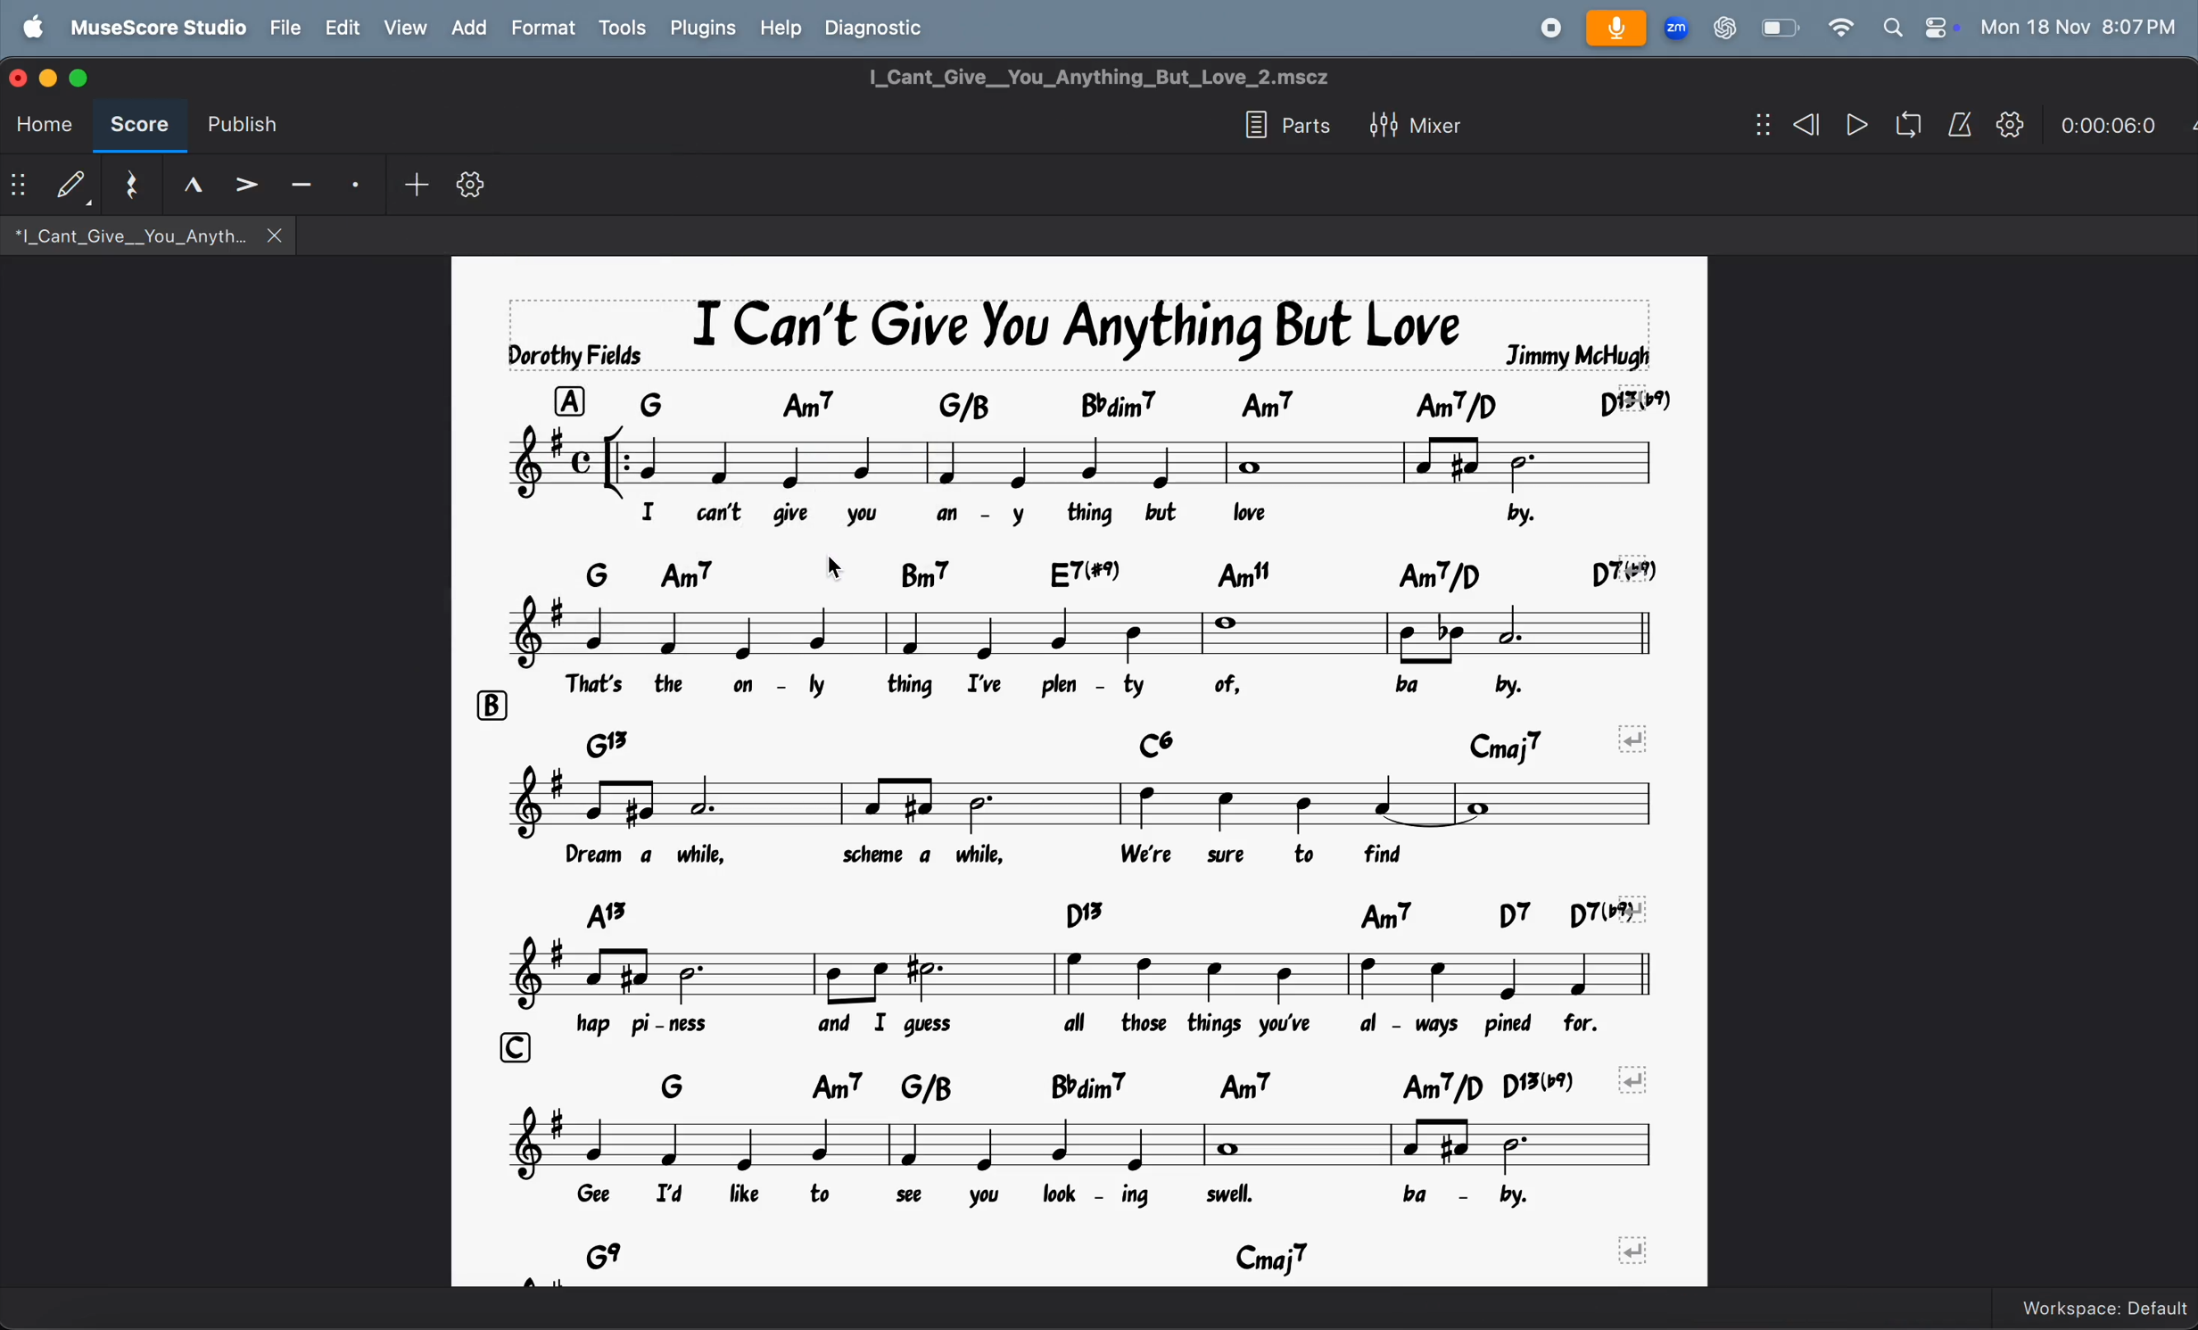 Image resolution: width=2198 pixels, height=1330 pixels. I want to click on tenuto, so click(302, 181).